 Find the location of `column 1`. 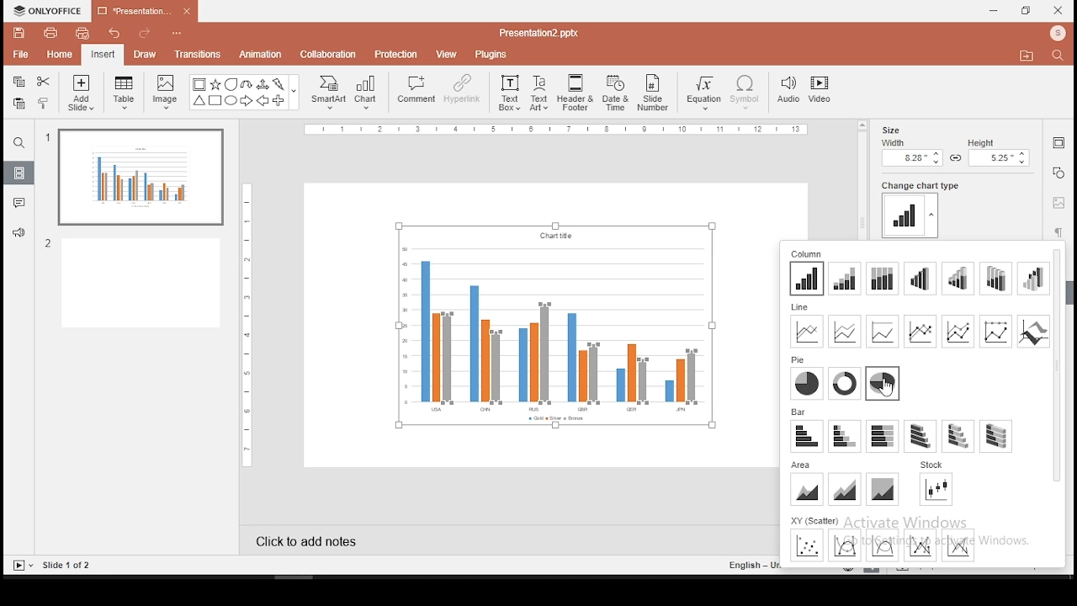

column 1 is located at coordinates (807, 279).